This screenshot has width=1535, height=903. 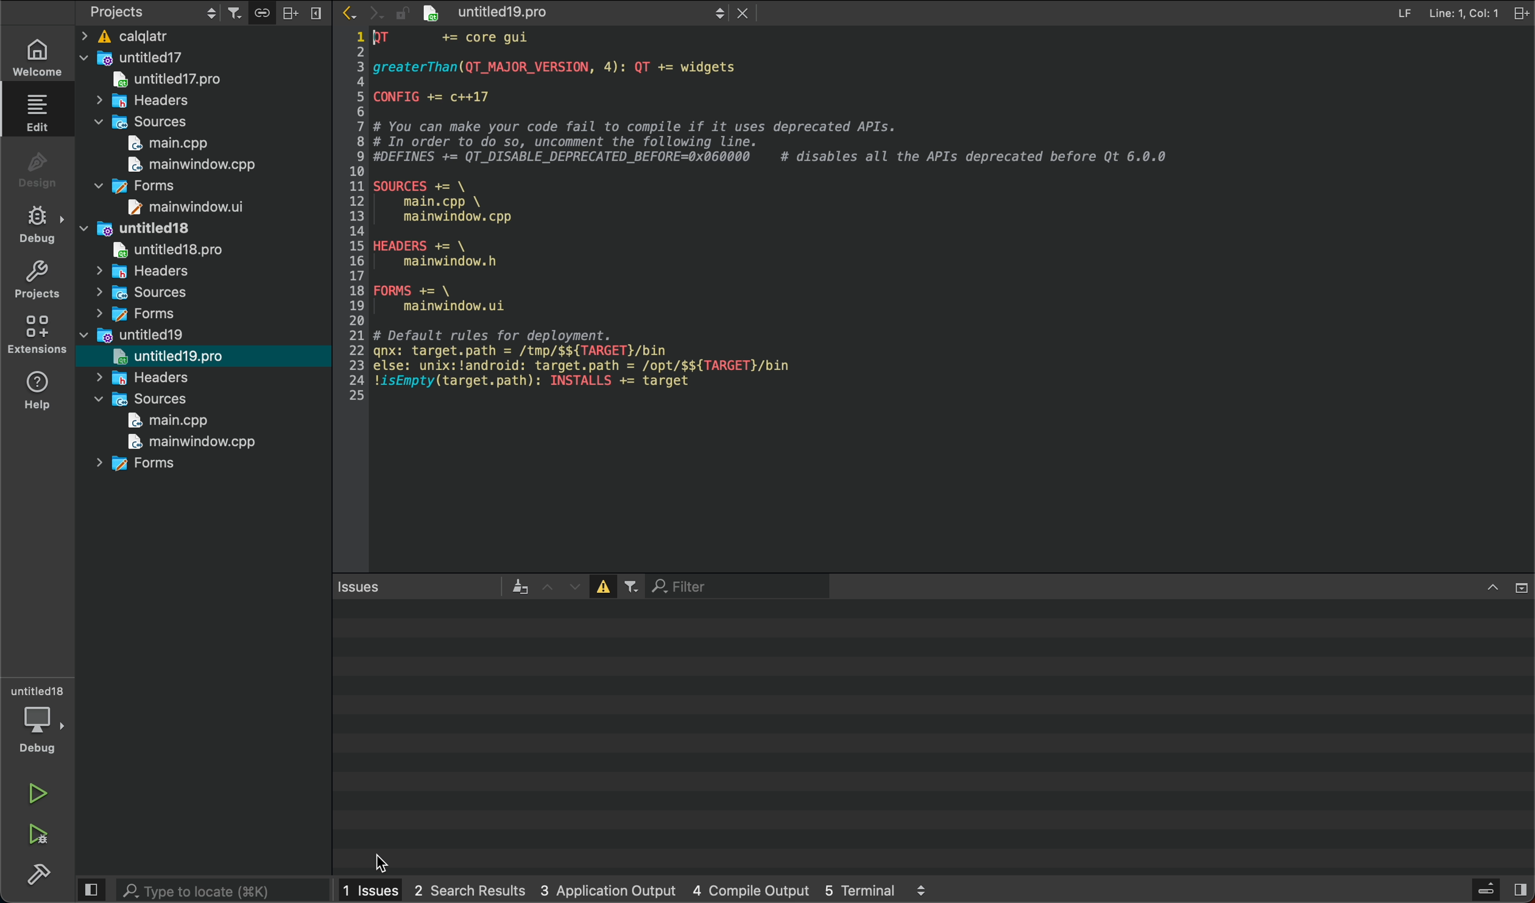 I want to click on untitled19, so click(x=135, y=335).